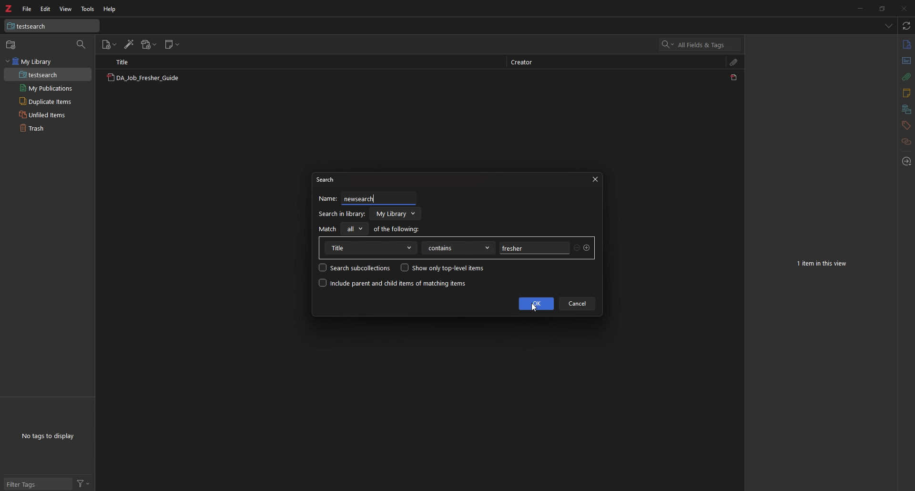 The width and height of the screenshot is (915, 491). I want to click on show only top level items, so click(442, 267).